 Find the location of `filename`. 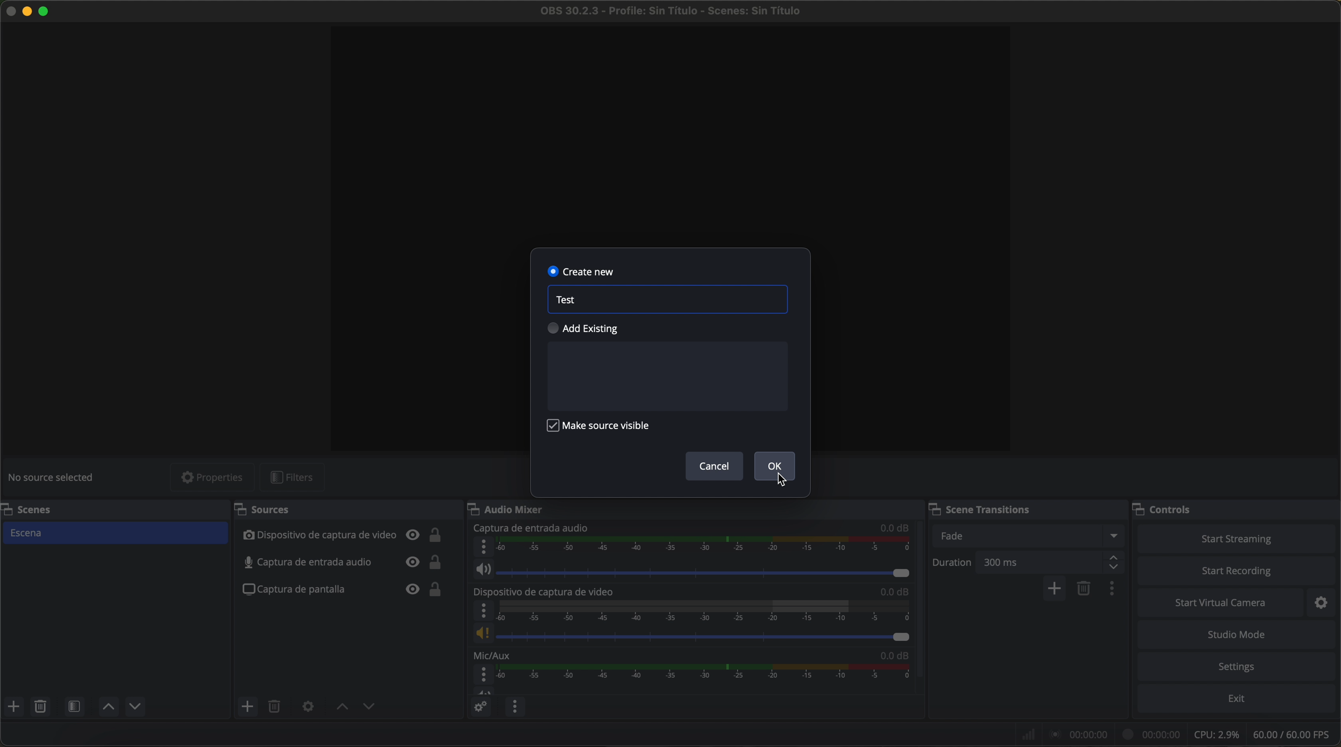

filename is located at coordinates (672, 11).